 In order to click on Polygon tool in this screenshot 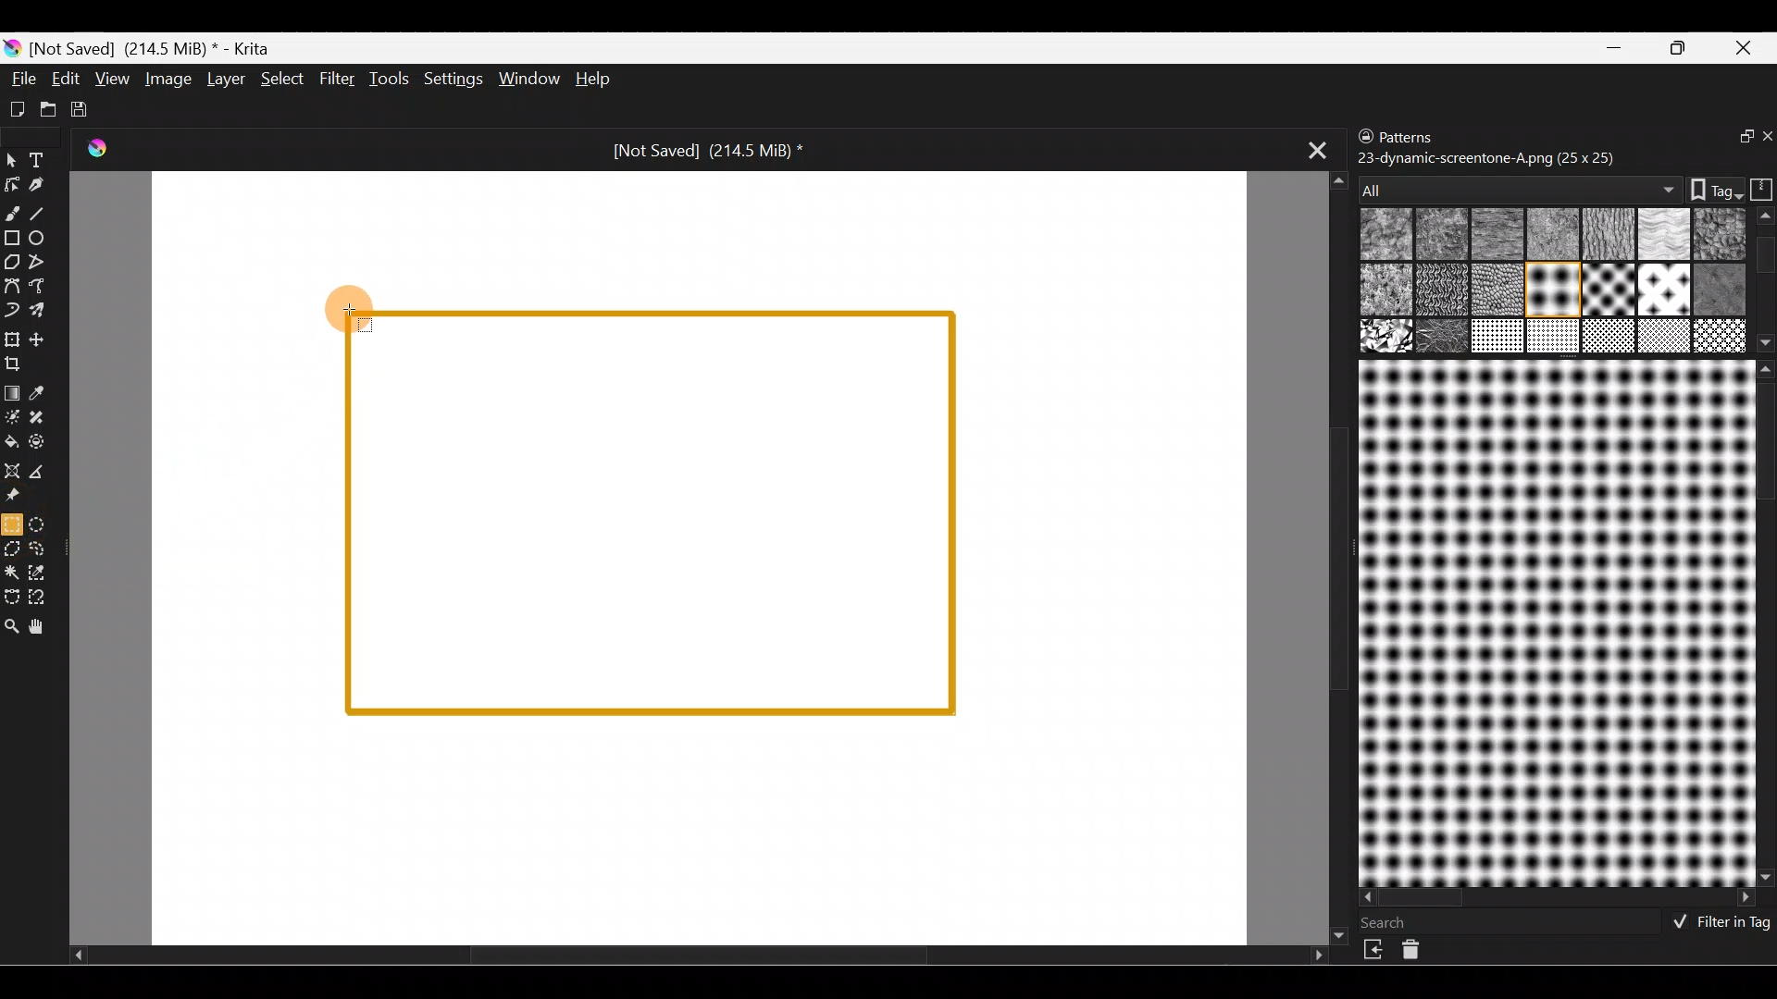, I will do `click(11, 259)`.